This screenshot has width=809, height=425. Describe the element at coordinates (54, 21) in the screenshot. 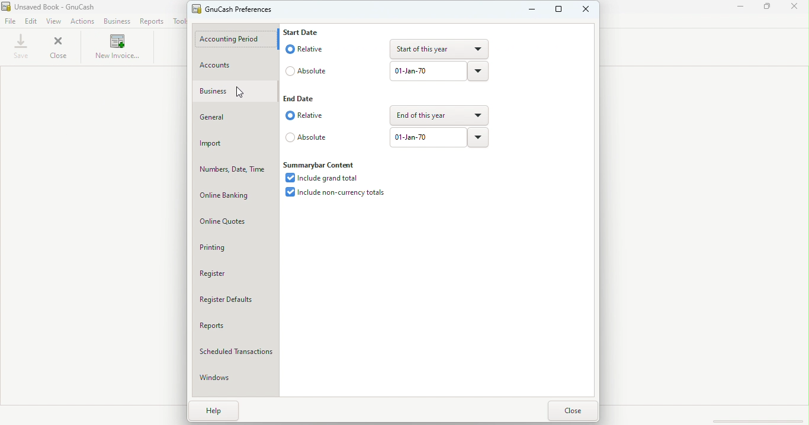

I see `View` at that location.